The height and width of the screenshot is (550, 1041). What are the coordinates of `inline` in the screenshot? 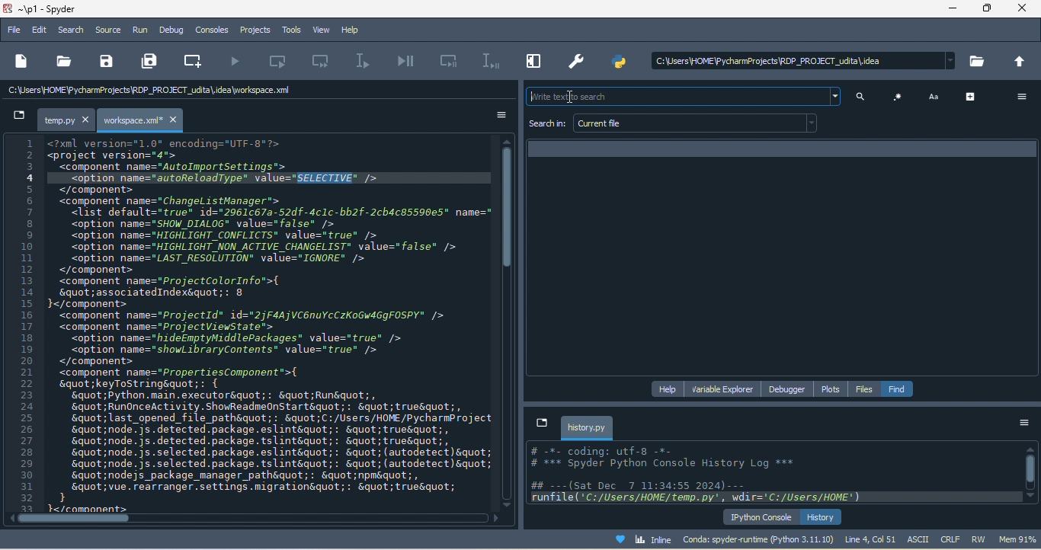 It's located at (636, 538).